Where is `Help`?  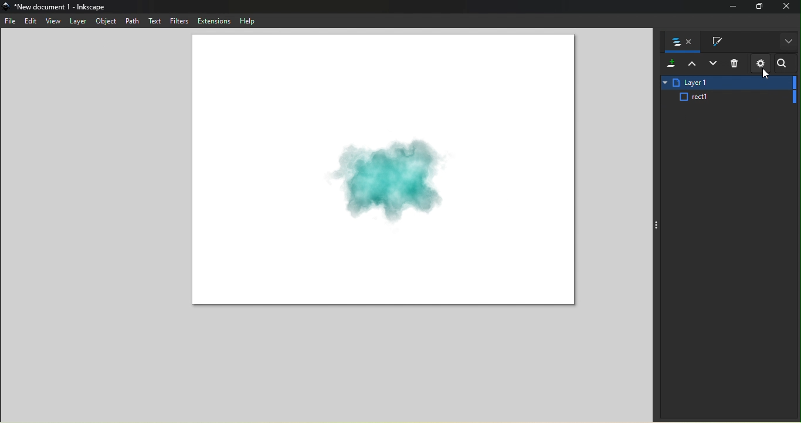 Help is located at coordinates (246, 21).